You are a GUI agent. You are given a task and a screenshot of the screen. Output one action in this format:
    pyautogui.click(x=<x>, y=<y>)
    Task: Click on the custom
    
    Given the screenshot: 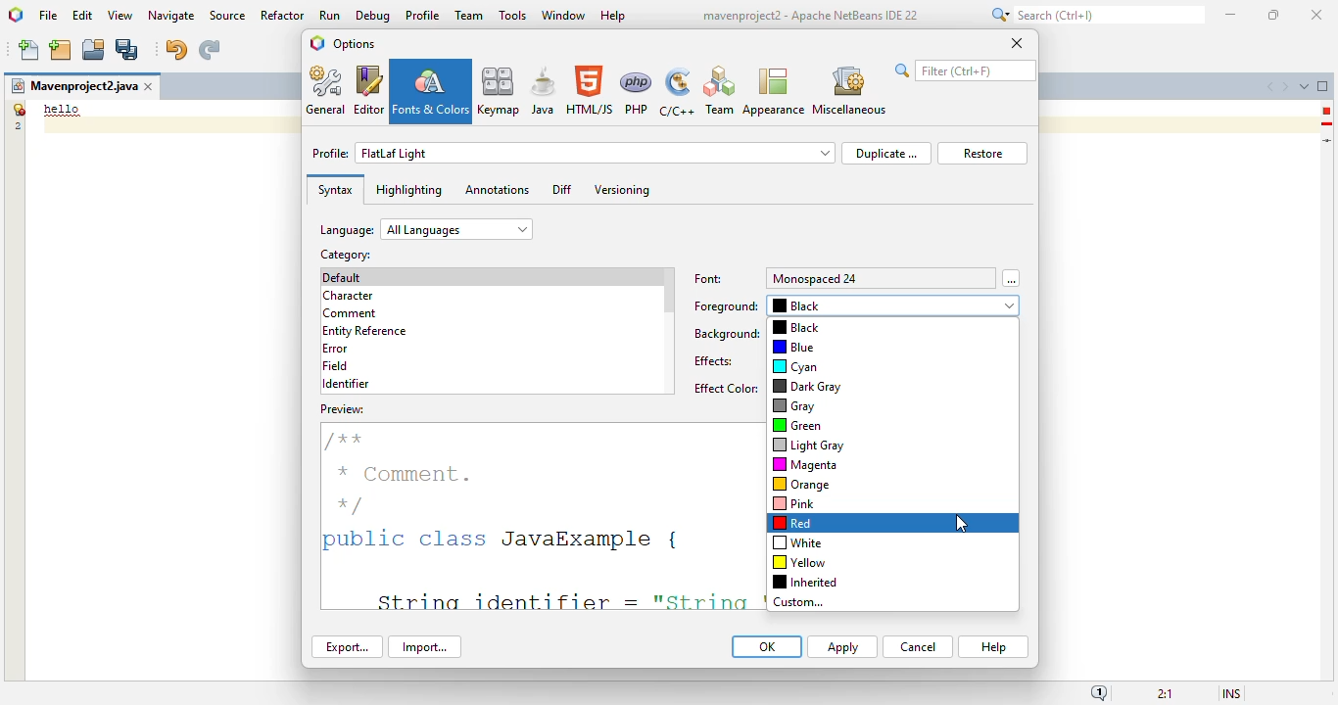 What is the action you would take?
    pyautogui.click(x=798, y=603)
    